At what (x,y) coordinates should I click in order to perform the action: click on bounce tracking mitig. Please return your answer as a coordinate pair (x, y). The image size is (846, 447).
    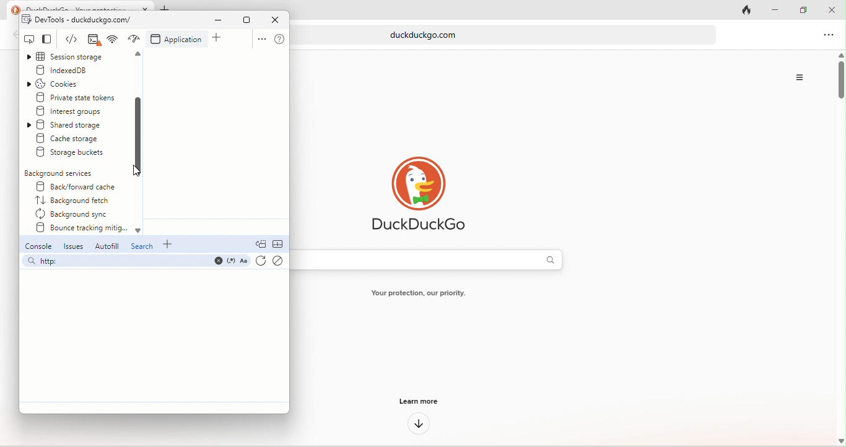
    Looking at the image, I should click on (79, 230).